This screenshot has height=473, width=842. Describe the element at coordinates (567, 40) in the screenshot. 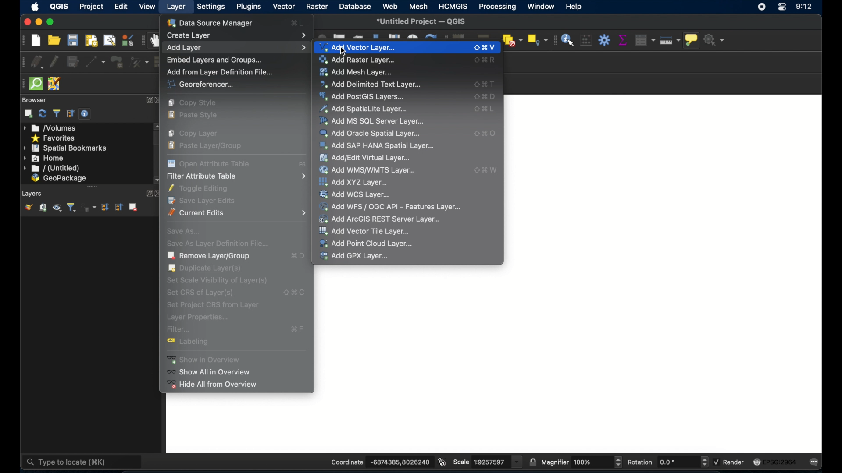

I see `identify feature` at that location.